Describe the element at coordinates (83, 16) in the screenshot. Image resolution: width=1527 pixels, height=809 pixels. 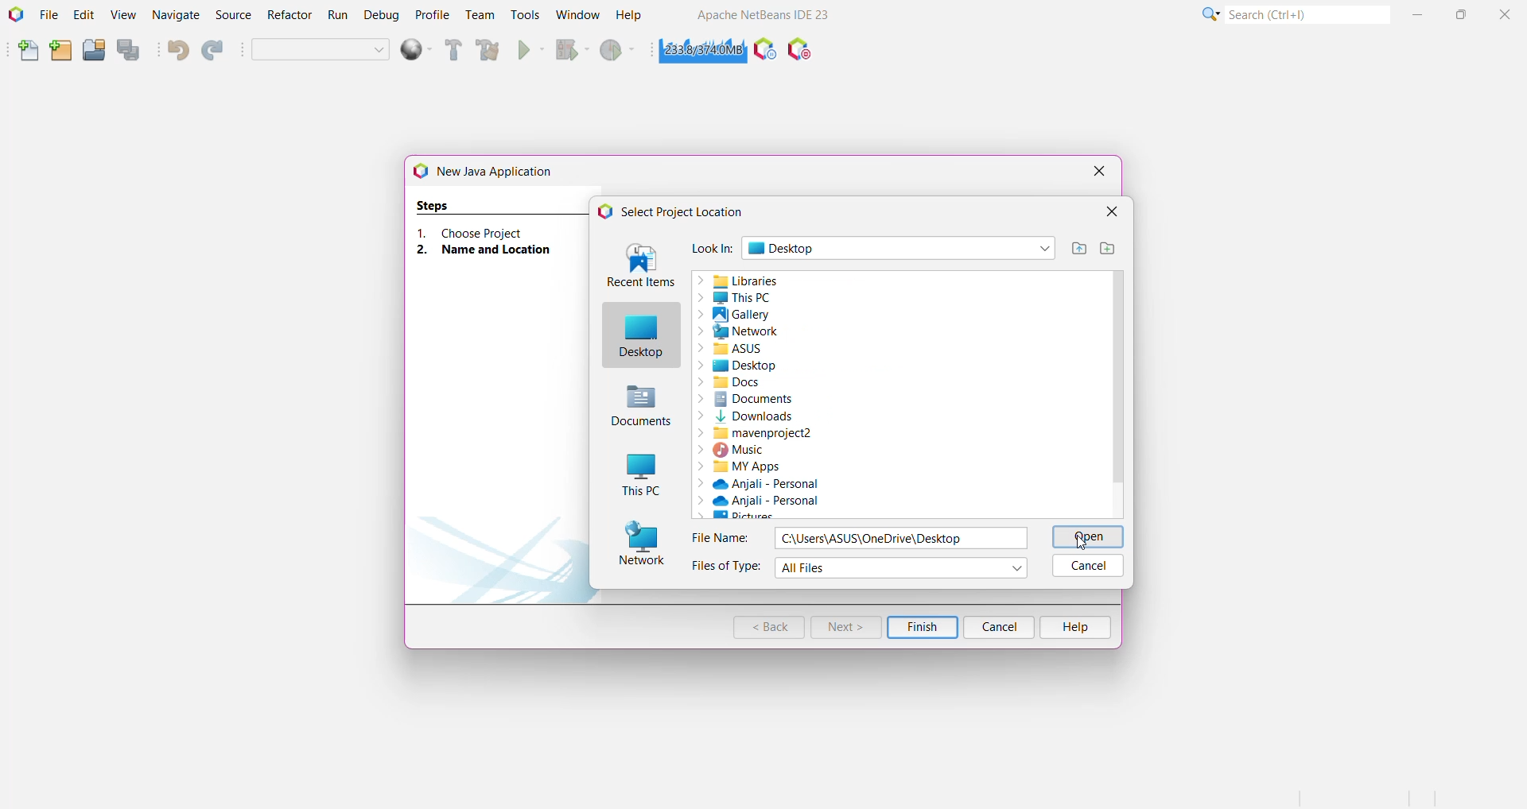
I see `Edit` at that location.